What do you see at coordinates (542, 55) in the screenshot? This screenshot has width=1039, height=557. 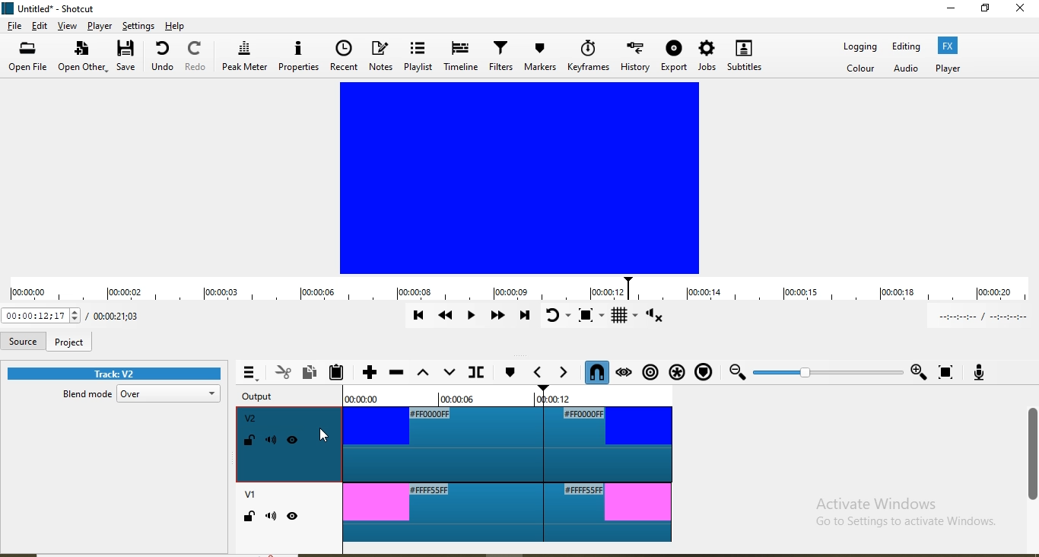 I see `Markers` at bounding box center [542, 55].